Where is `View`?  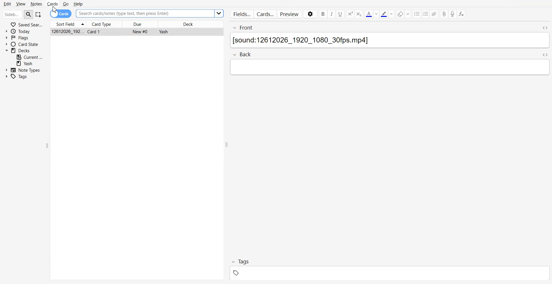
View is located at coordinates (20, 4).